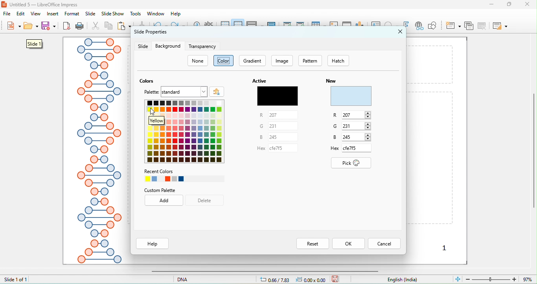 The width and height of the screenshot is (537, 284). What do you see at coordinates (352, 163) in the screenshot?
I see `pick` at bounding box center [352, 163].